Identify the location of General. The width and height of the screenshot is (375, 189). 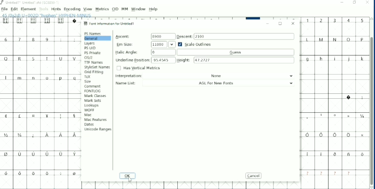
(97, 38).